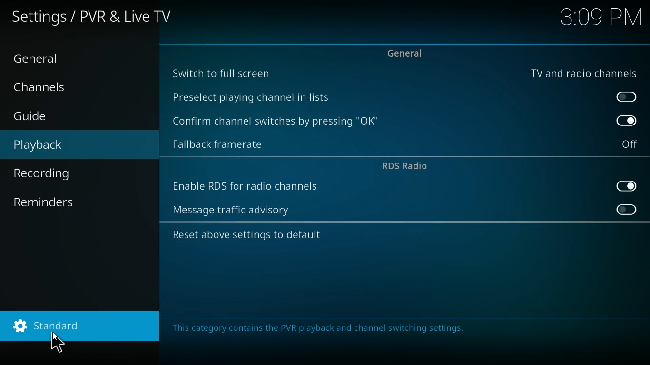  I want to click on on, so click(625, 120).